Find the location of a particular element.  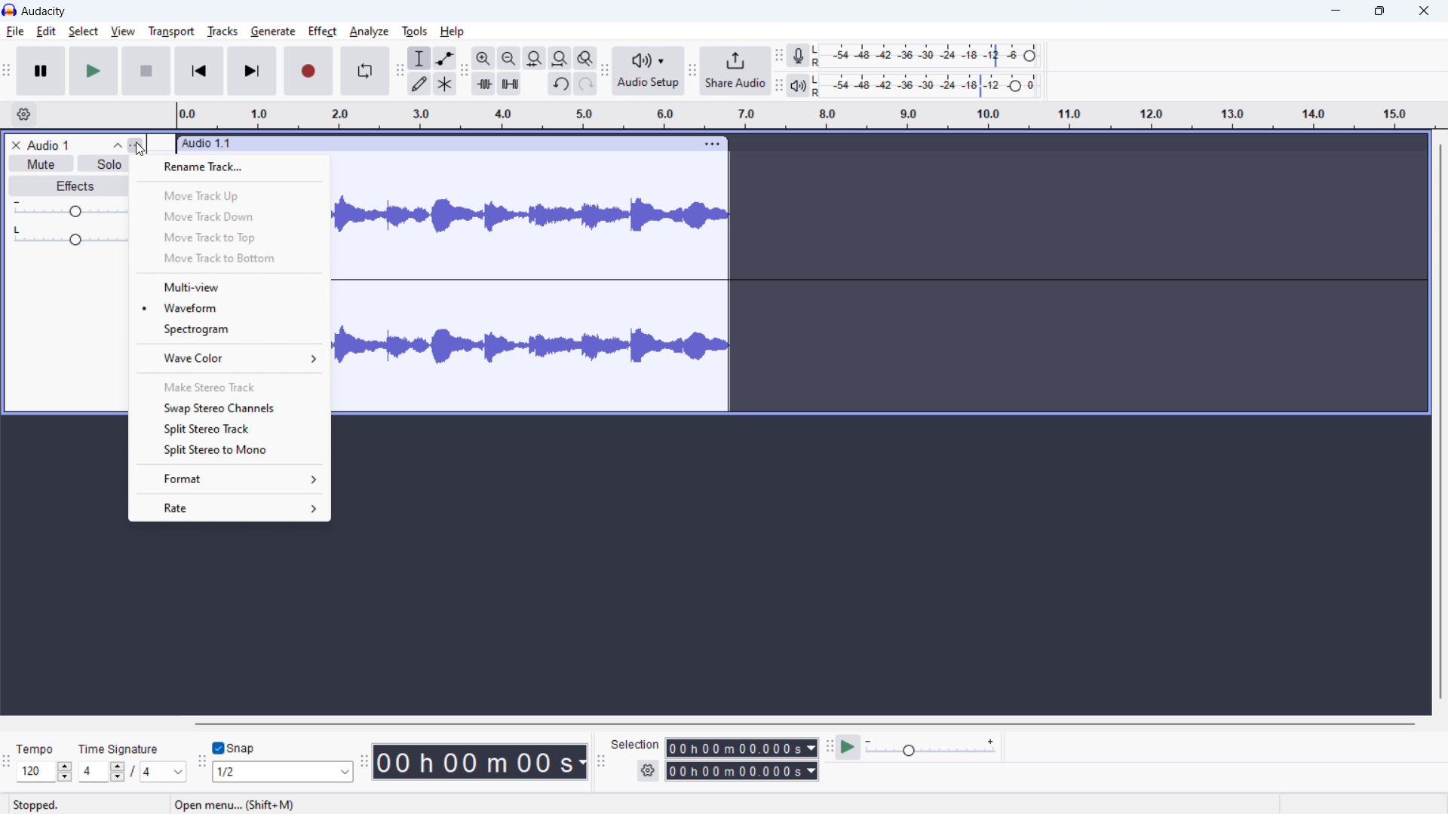

select is located at coordinates (83, 32).